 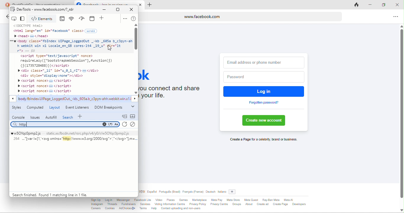 What do you see at coordinates (73, 140) in the screenshot?
I see `‘wwSO¥qcpmp2js  static:ocfbednnet/rsrcphp/vd/y0/rwSO¥acOpmp2js
264 var <1 <svg xin" own 3 org 2000/ sug>", </svg> m=` at bounding box center [73, 140].